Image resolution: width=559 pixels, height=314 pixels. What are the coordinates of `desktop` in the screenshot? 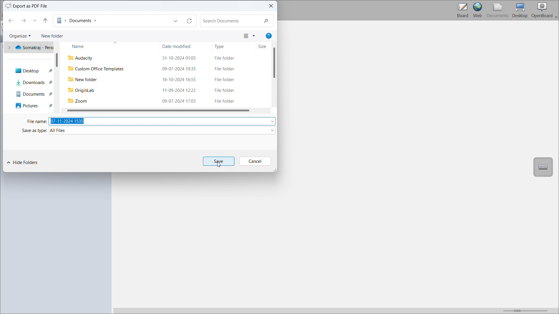 It's located at (520, 10).